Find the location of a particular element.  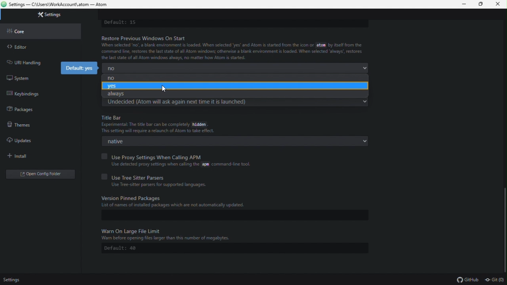

settings is located at coordinates (45, 16).